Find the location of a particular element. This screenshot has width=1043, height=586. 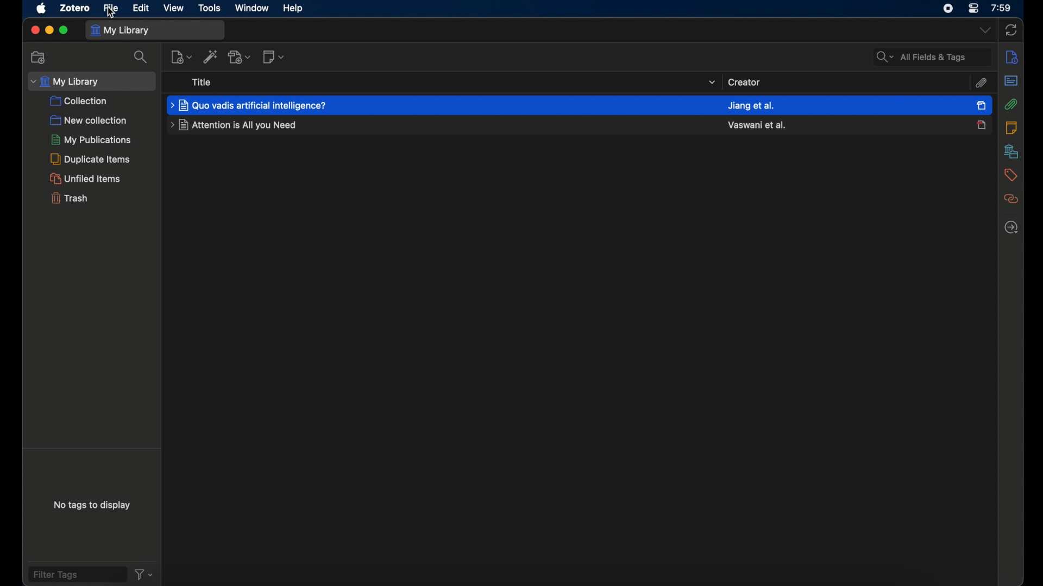

filter tags fields is located at coordinates (77, 574).